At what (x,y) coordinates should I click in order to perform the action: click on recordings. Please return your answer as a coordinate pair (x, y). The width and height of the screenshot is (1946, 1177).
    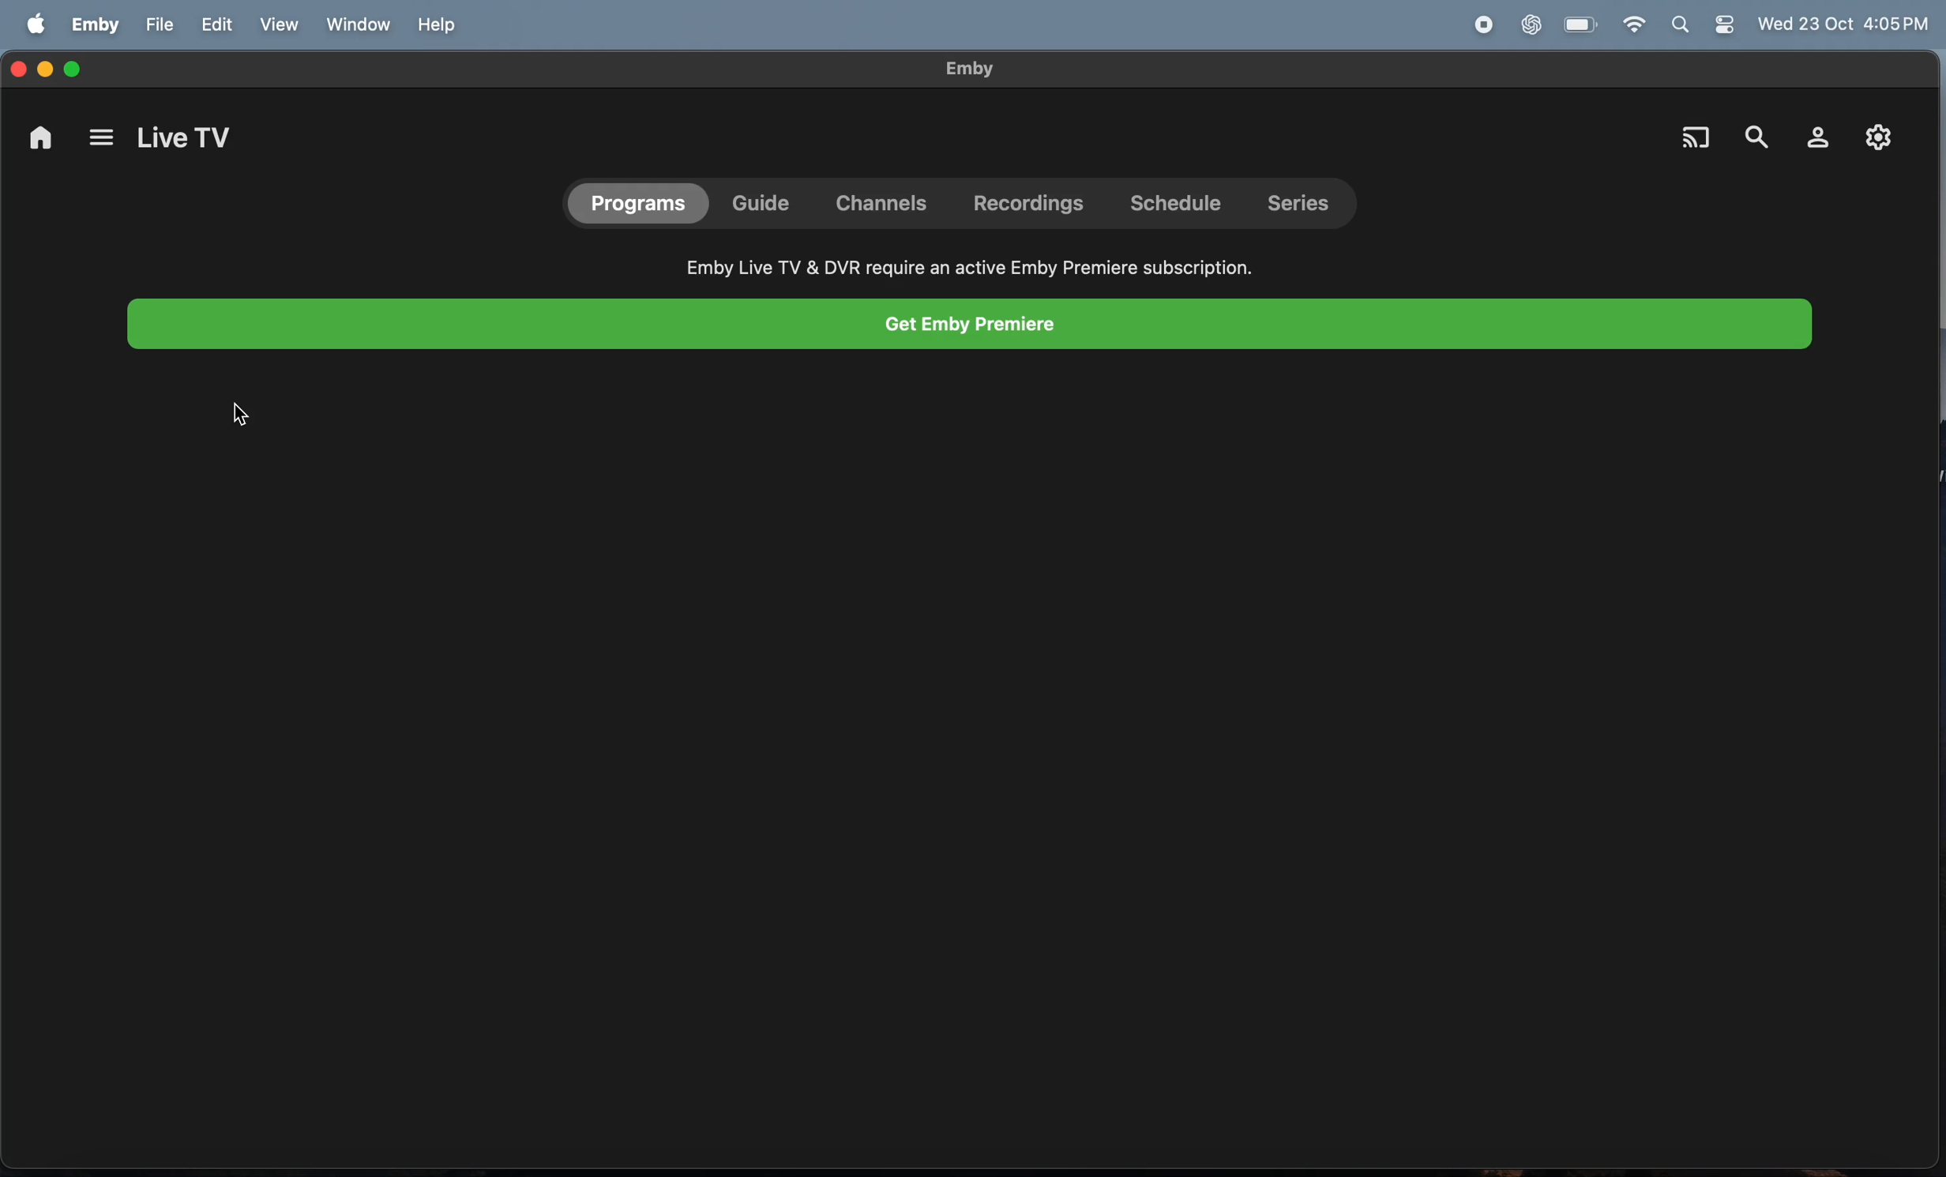
    Looking at the image, I should click on (1035, 204).